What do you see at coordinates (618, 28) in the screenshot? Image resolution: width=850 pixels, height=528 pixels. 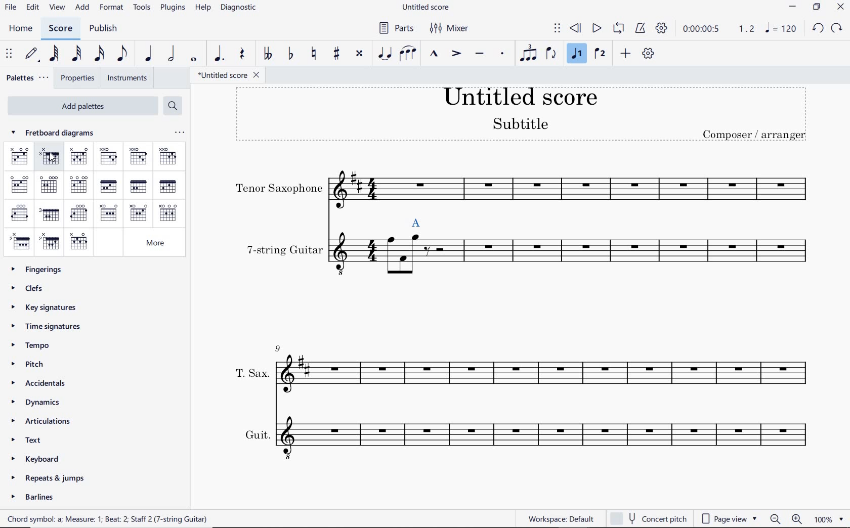 I see `LOOP PLAYBACK` at bounding box center [618, 28].